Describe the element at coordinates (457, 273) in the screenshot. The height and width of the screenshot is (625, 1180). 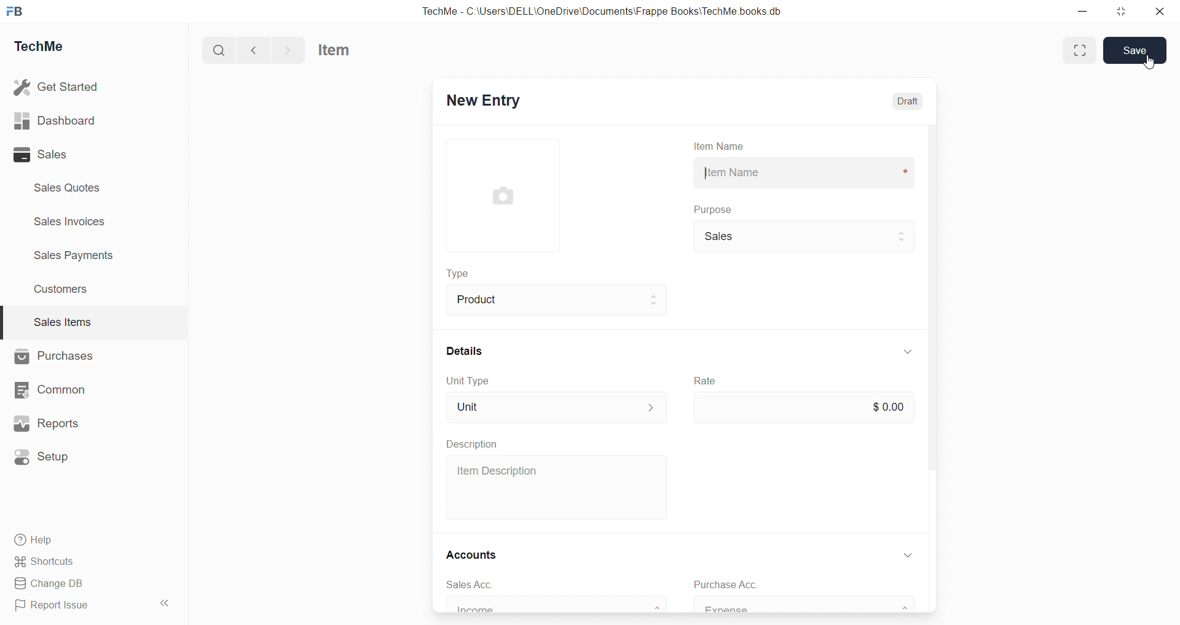
I see `Type` at that location.